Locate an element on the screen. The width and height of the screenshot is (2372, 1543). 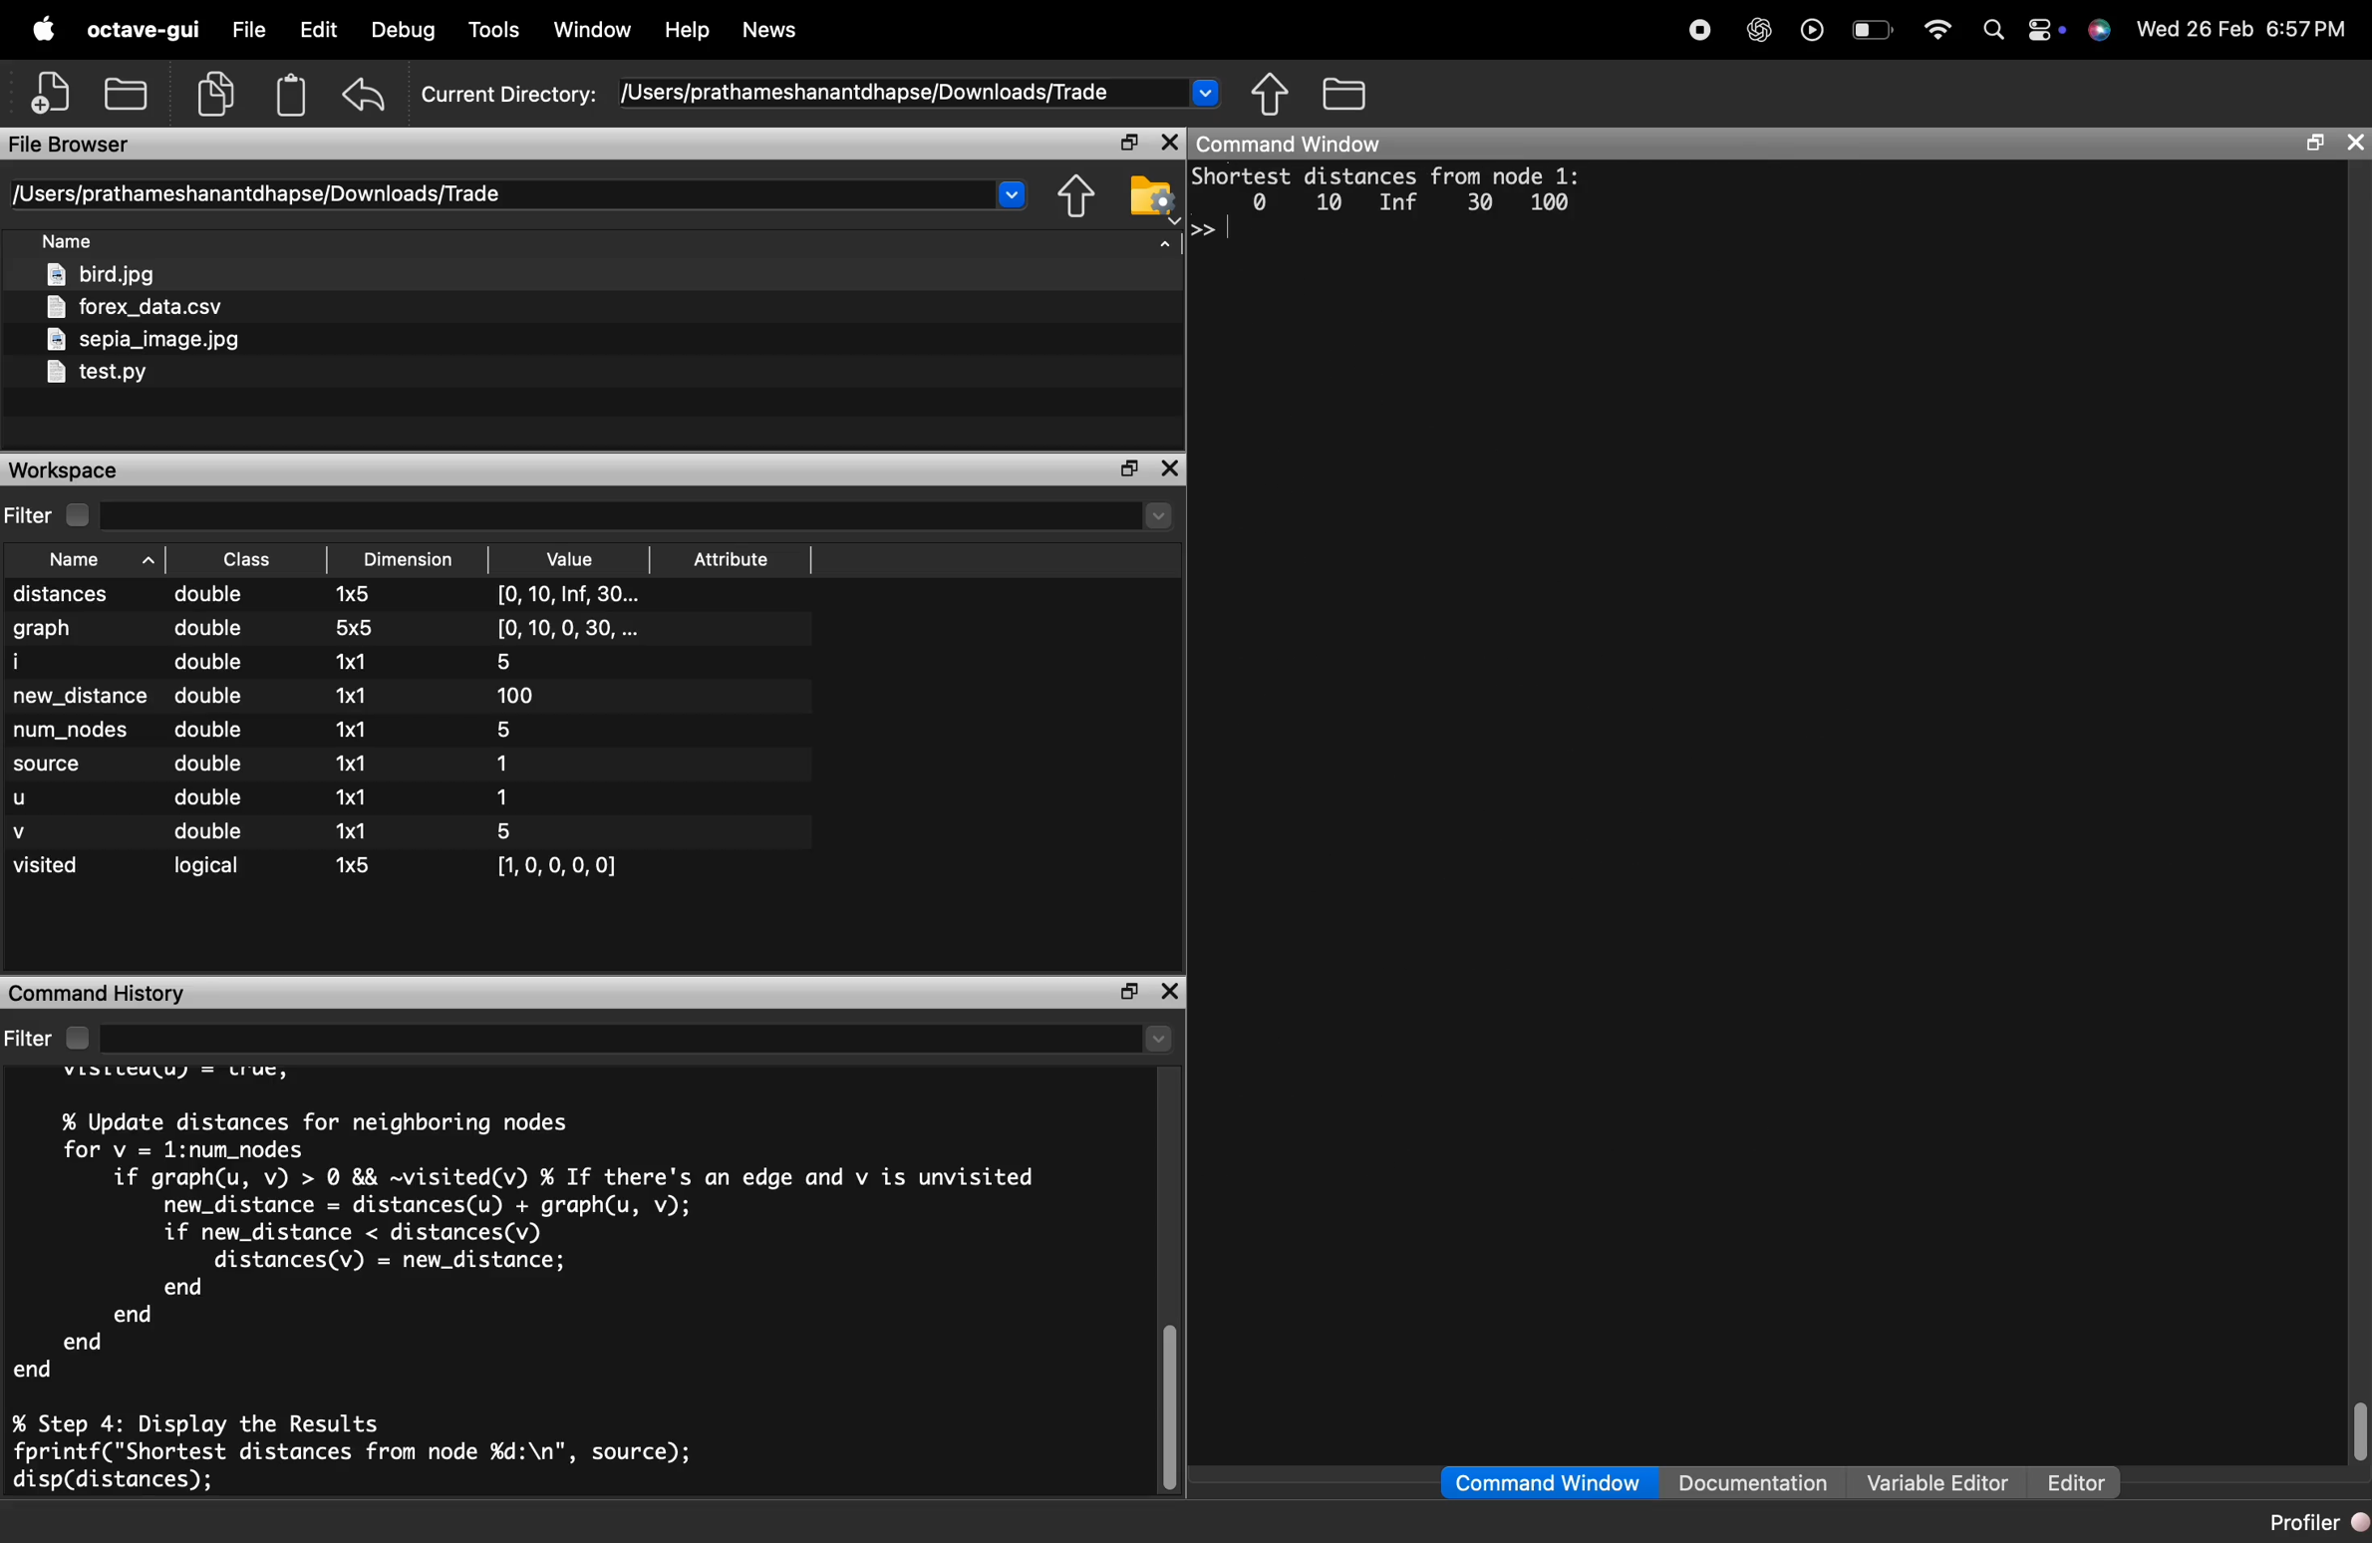
one directory up is located at coordinates (1270, 94).